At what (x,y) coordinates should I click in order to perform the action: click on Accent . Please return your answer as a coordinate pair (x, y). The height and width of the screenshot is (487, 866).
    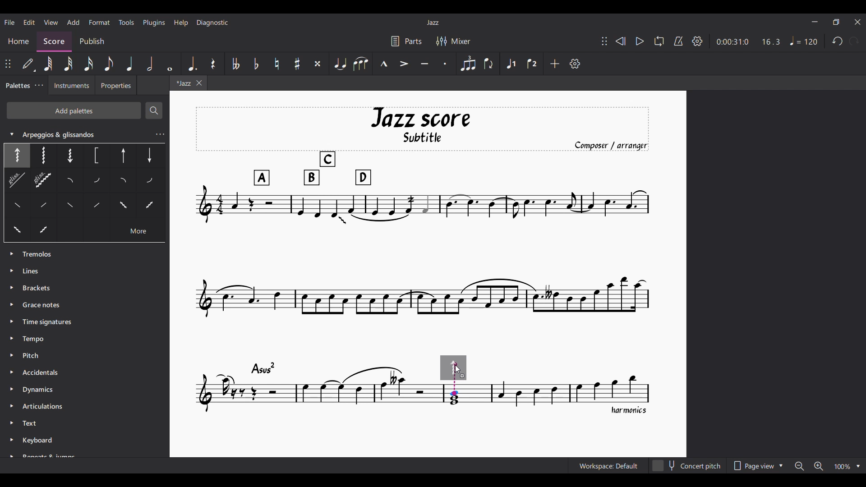
    Looking at the image, I should click on (404, 64).